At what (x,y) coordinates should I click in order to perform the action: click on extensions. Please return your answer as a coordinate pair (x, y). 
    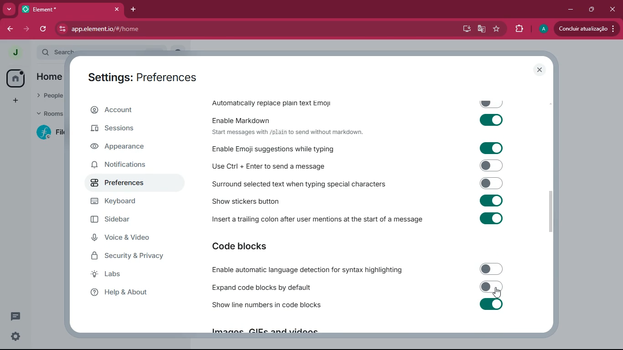
    Looking at the image, I should click on (517, 29).